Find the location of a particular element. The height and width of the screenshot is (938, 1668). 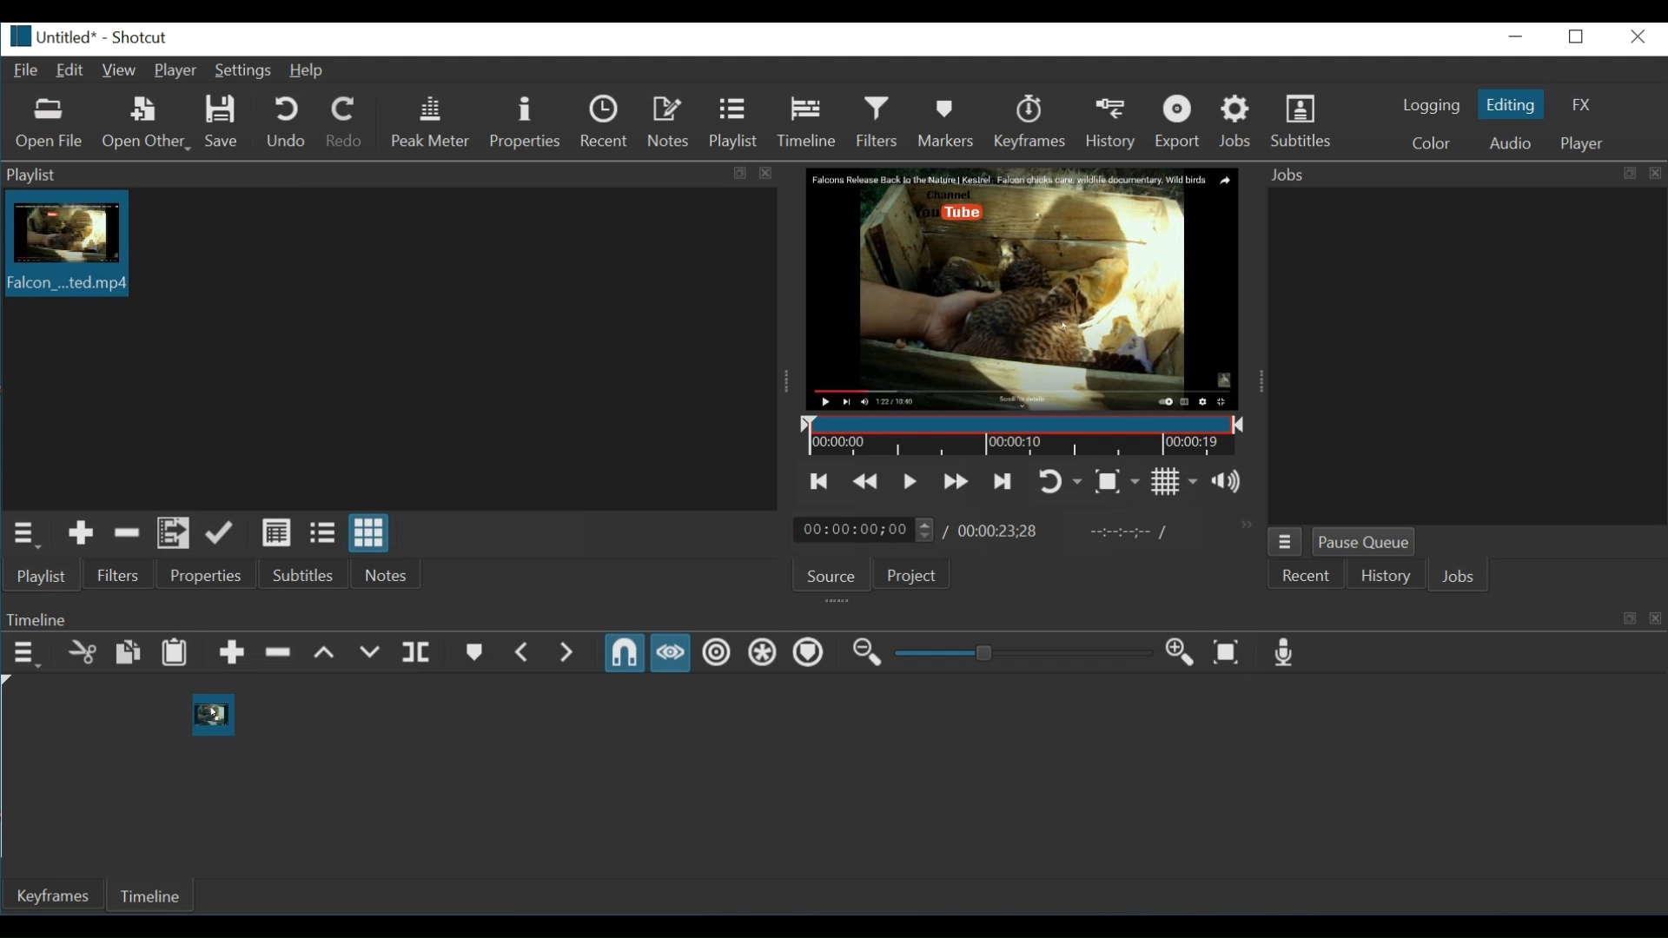

Create or edit marker is located at coordinates (473, 652).